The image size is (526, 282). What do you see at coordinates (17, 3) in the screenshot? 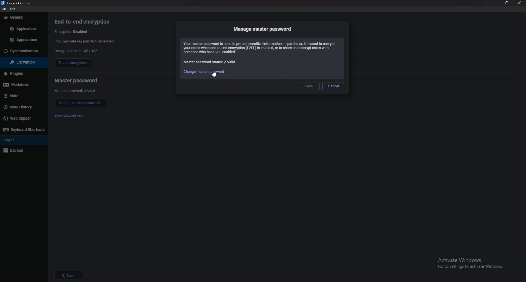
I see `options` at bounding box center [17, 3].